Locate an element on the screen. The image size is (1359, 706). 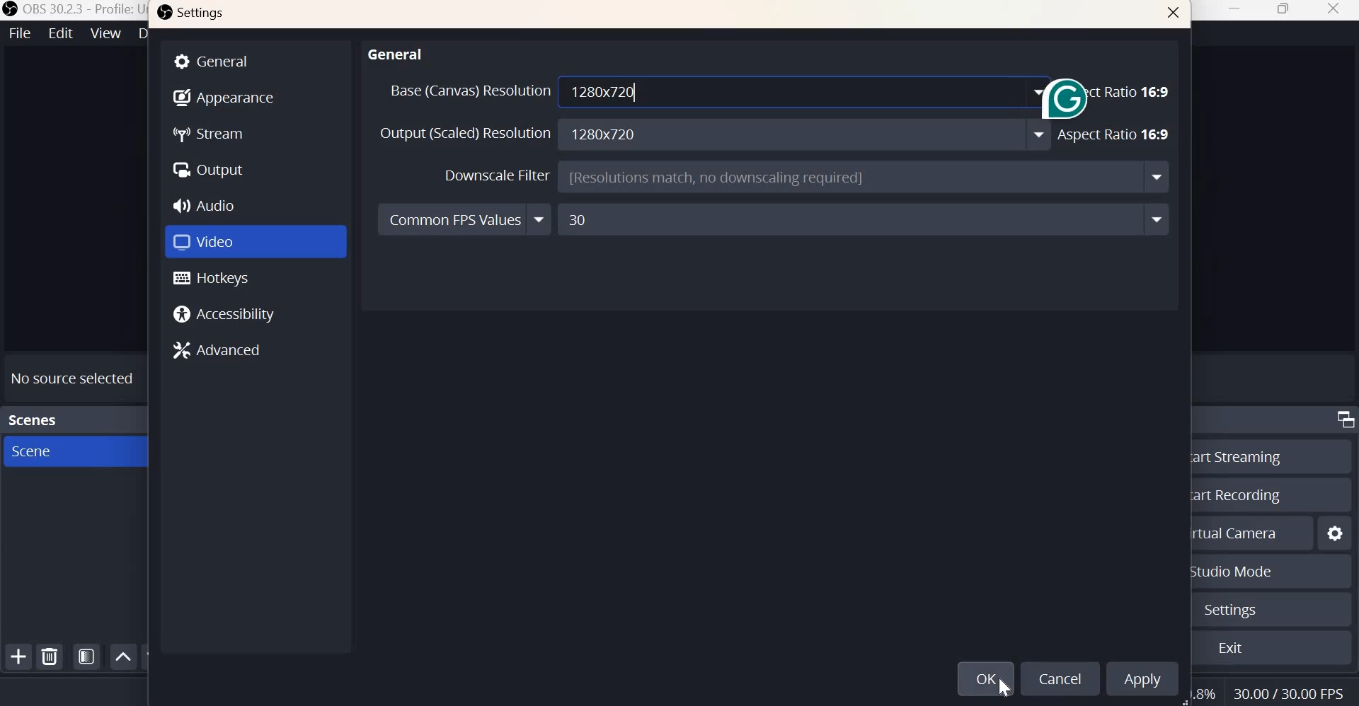
Minimize is located at coordinates (1237, 11).